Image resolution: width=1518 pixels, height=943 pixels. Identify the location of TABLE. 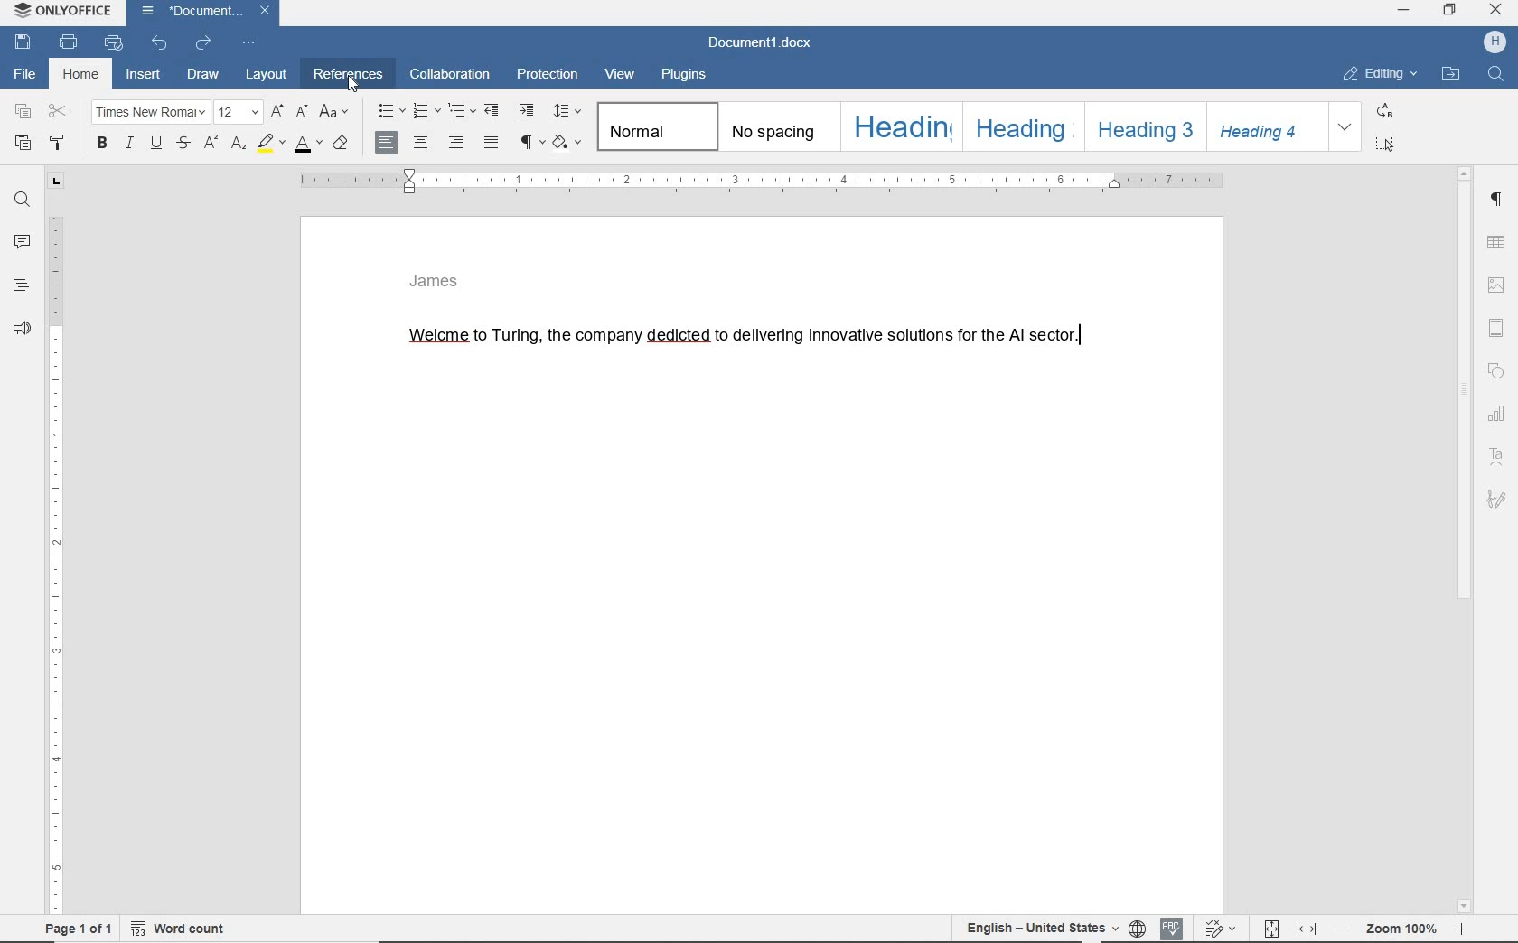
(1498, 242).